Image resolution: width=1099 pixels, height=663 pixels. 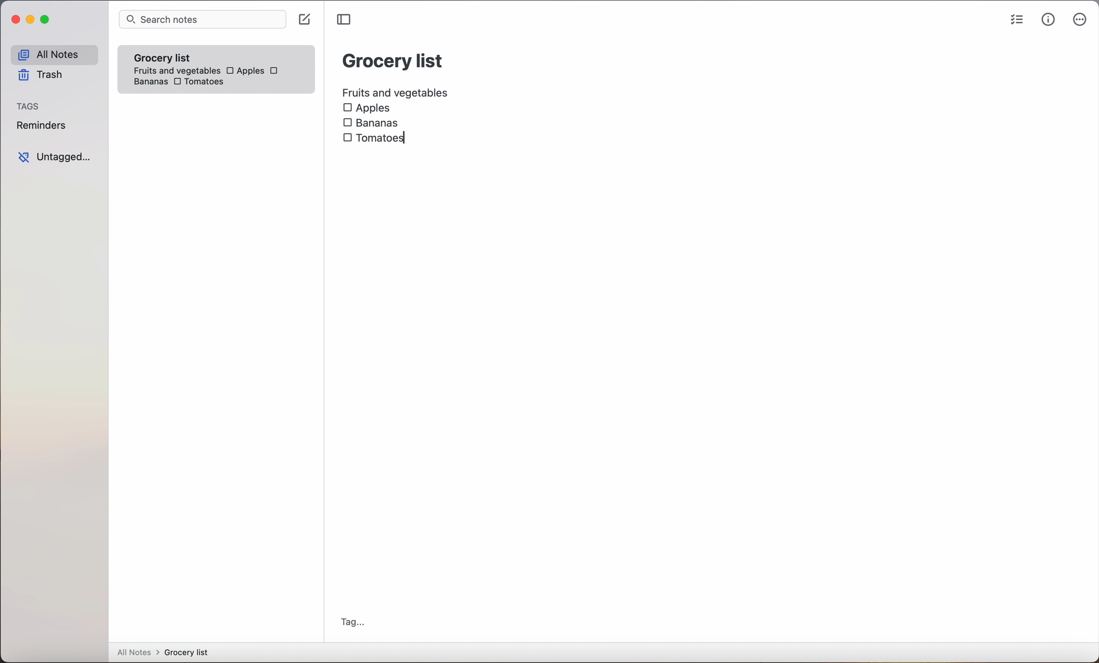 I want to click on bananas, so click(x=149, y=82).